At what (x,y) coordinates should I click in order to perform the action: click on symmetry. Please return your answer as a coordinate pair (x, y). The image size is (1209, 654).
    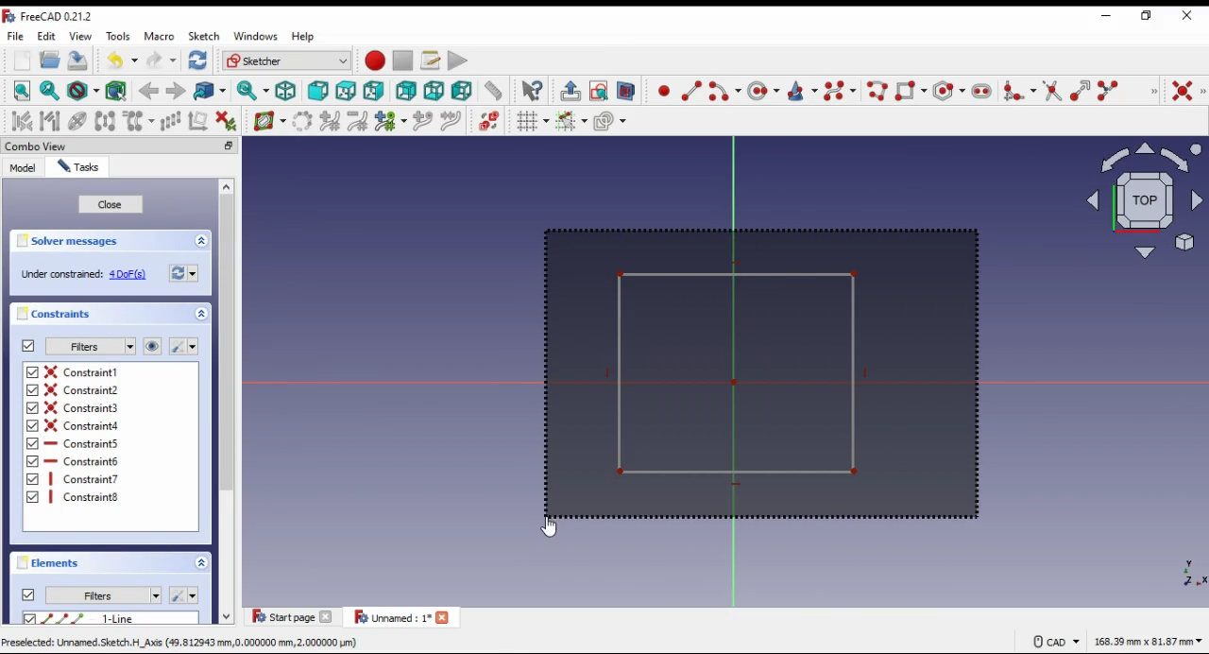
    Looking at the image, I should click on (107, 122).